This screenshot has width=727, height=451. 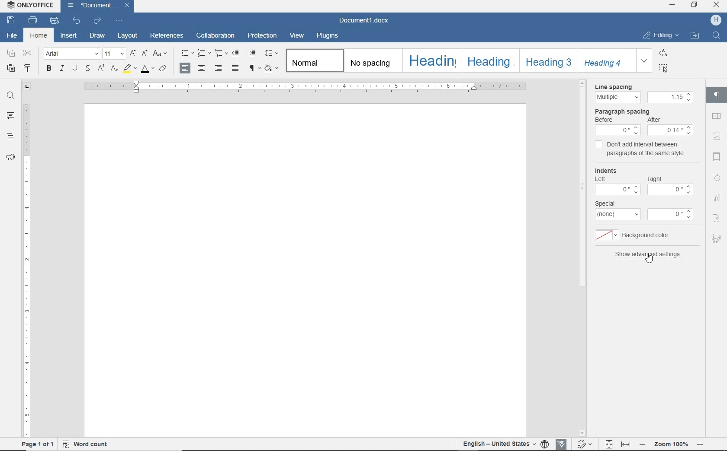 I want to click on multilevel list, so click(x=220, y=54).